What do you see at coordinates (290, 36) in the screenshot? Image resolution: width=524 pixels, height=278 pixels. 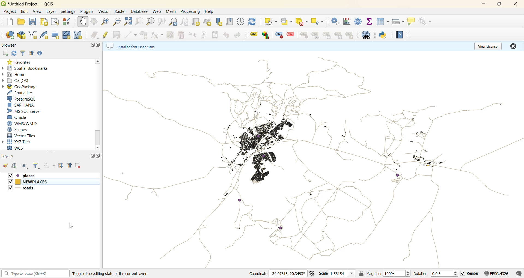 I see `effect` at bounding box center [290, 36].